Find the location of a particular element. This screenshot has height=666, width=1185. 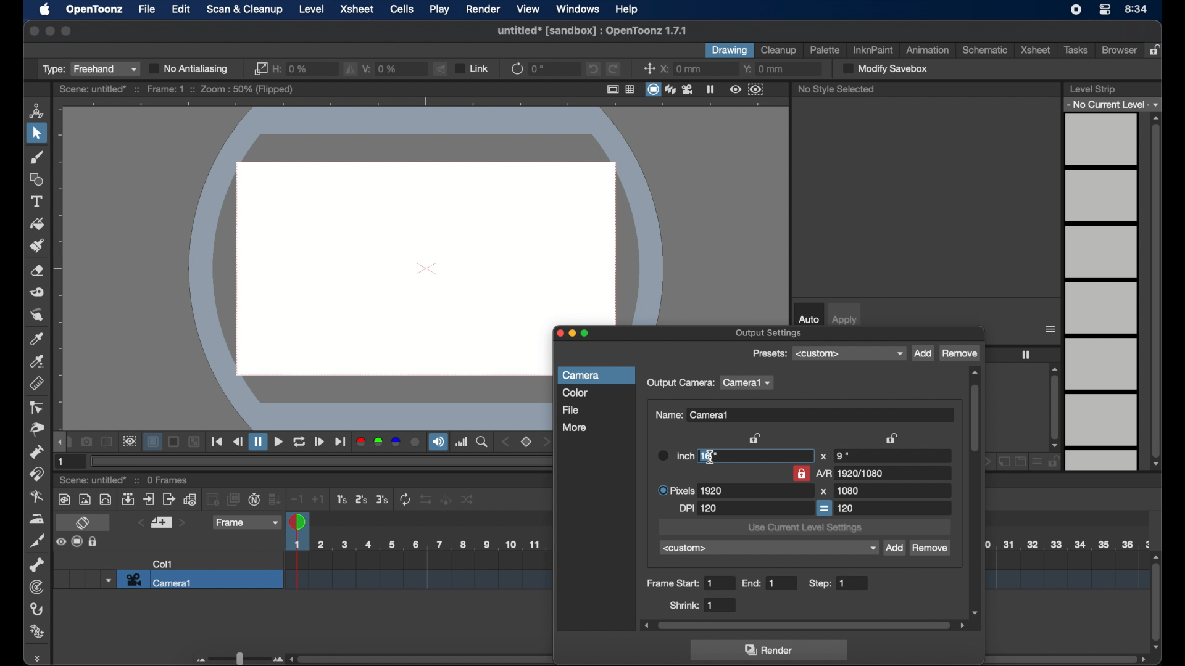

no current level is located at coordinates (1114, 104).